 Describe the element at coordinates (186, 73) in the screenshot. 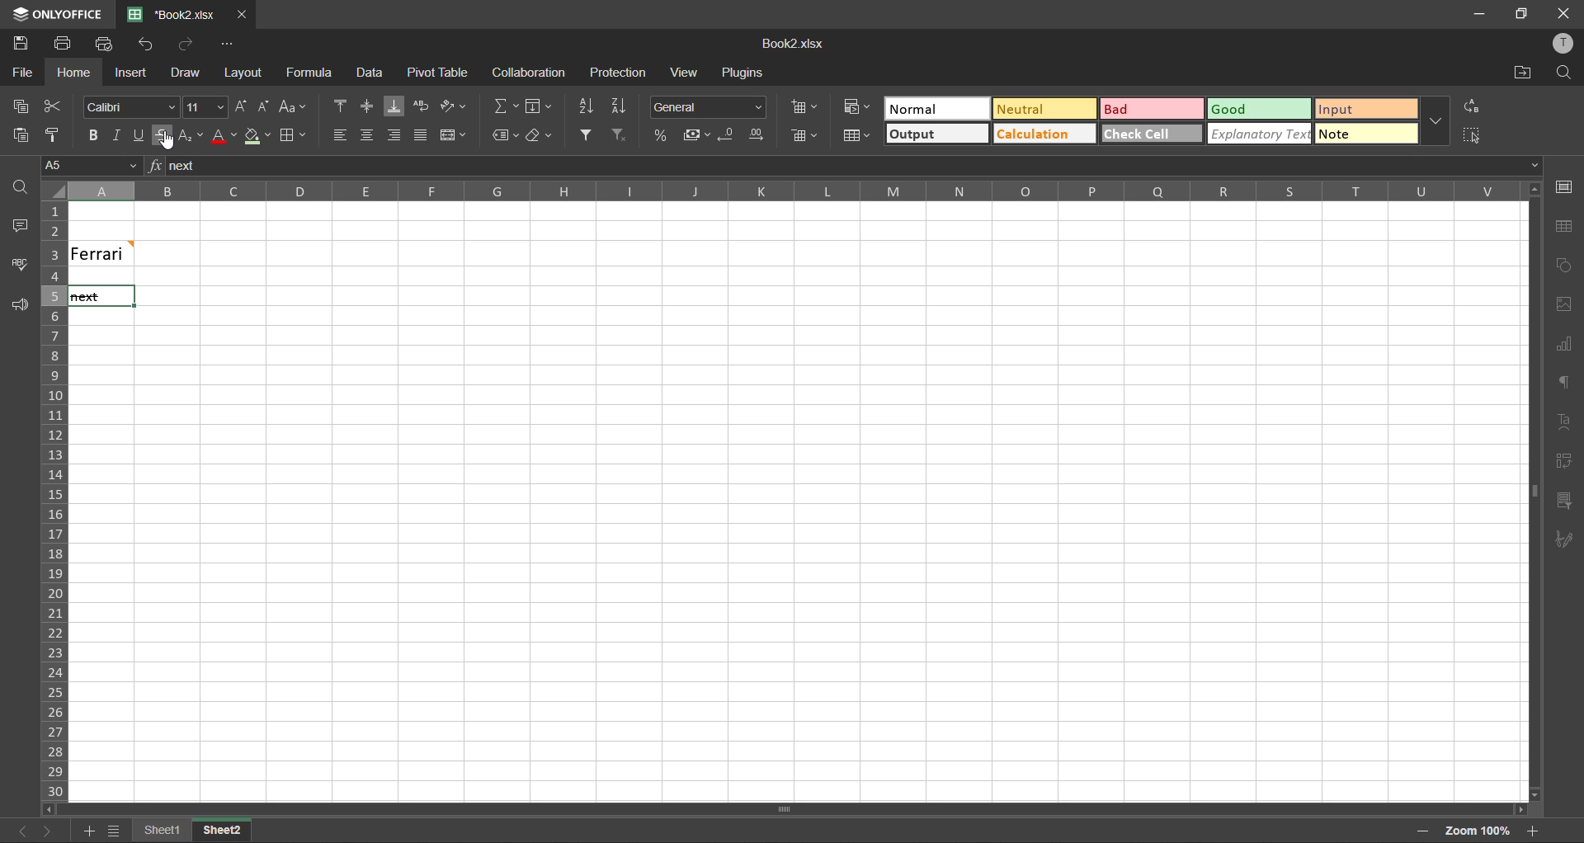

I see `draw` at that location.